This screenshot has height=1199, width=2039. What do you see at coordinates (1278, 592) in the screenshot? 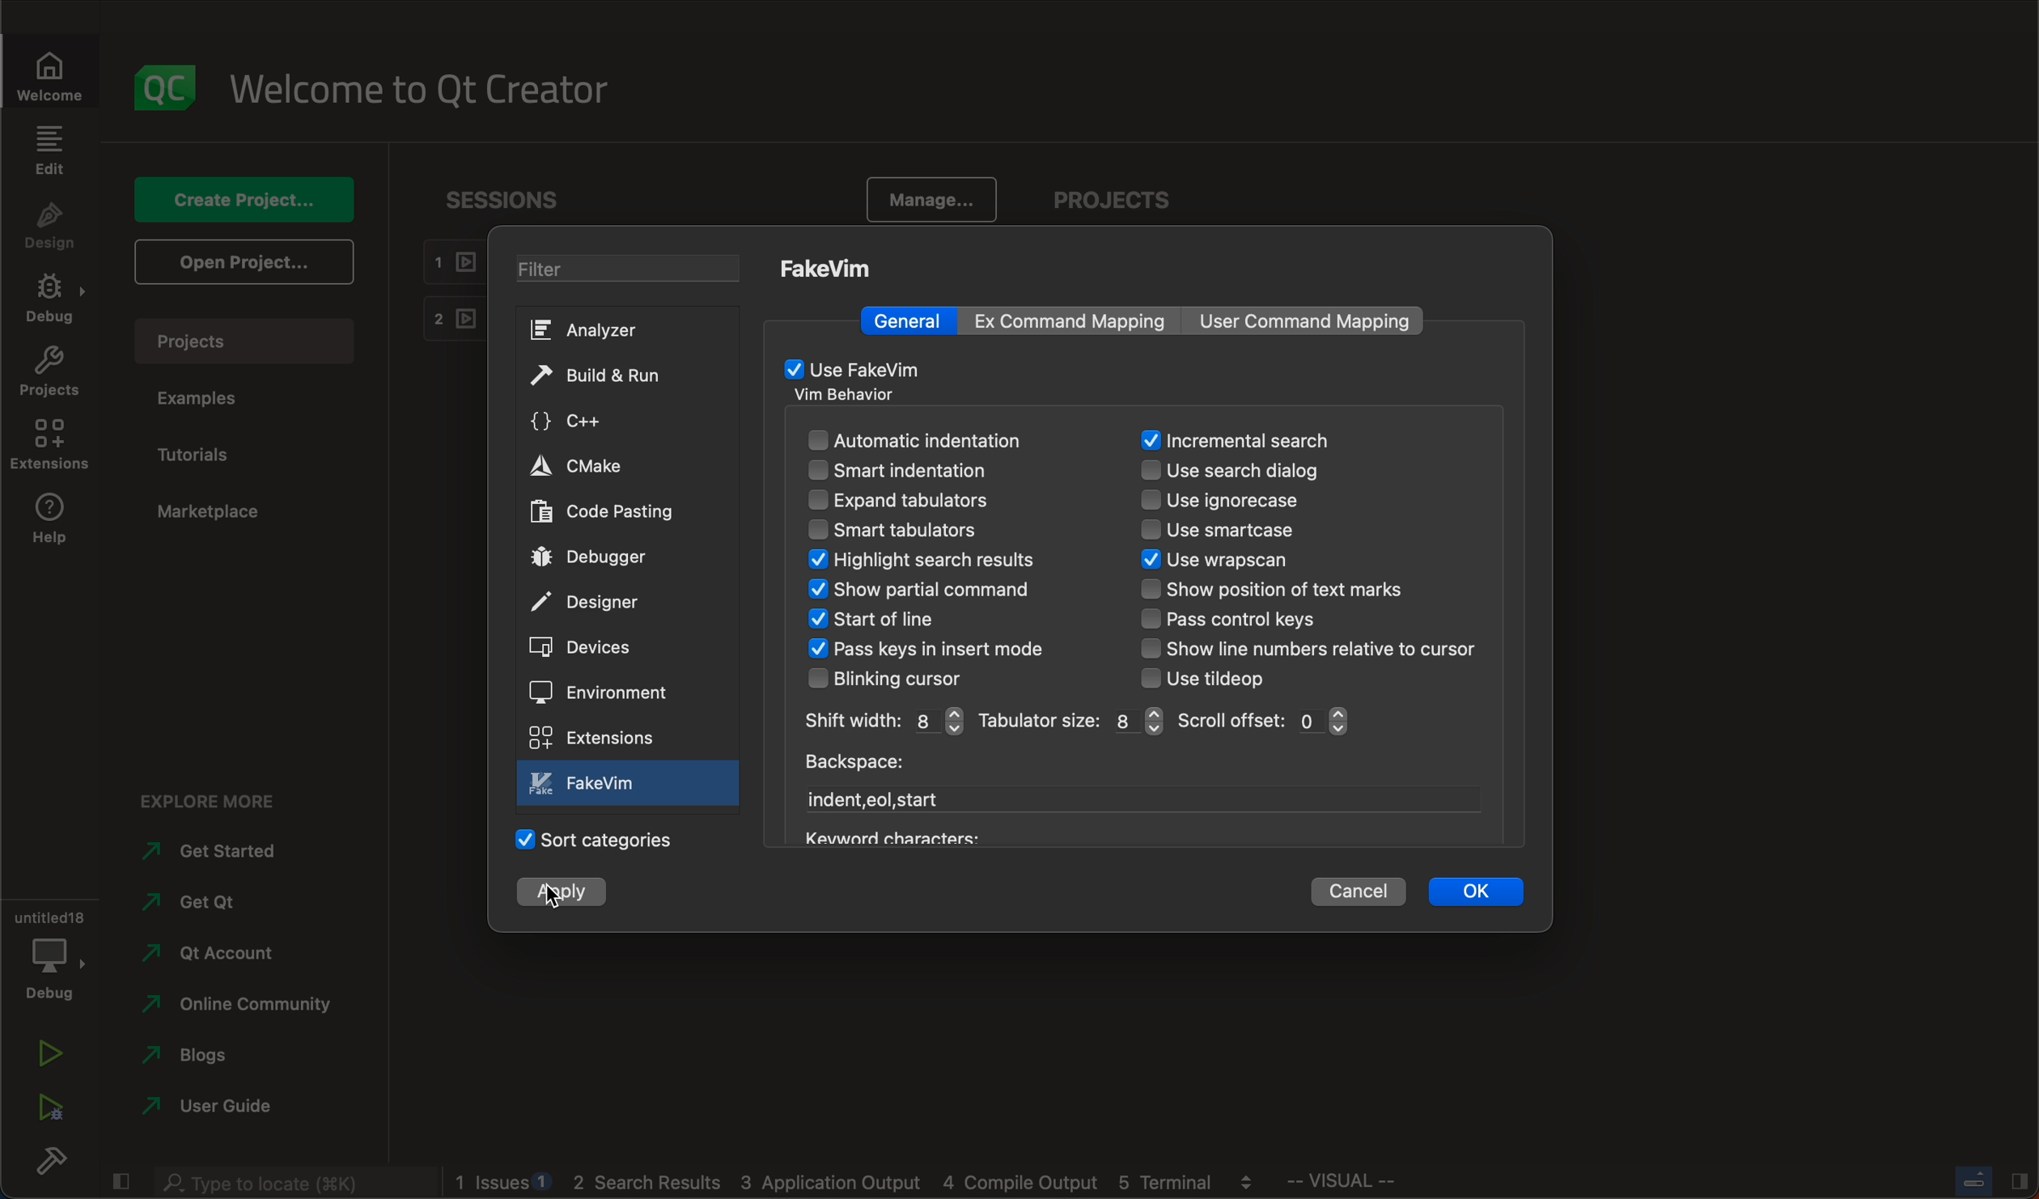
I see `text marks` at bounding box center [1278, 592].